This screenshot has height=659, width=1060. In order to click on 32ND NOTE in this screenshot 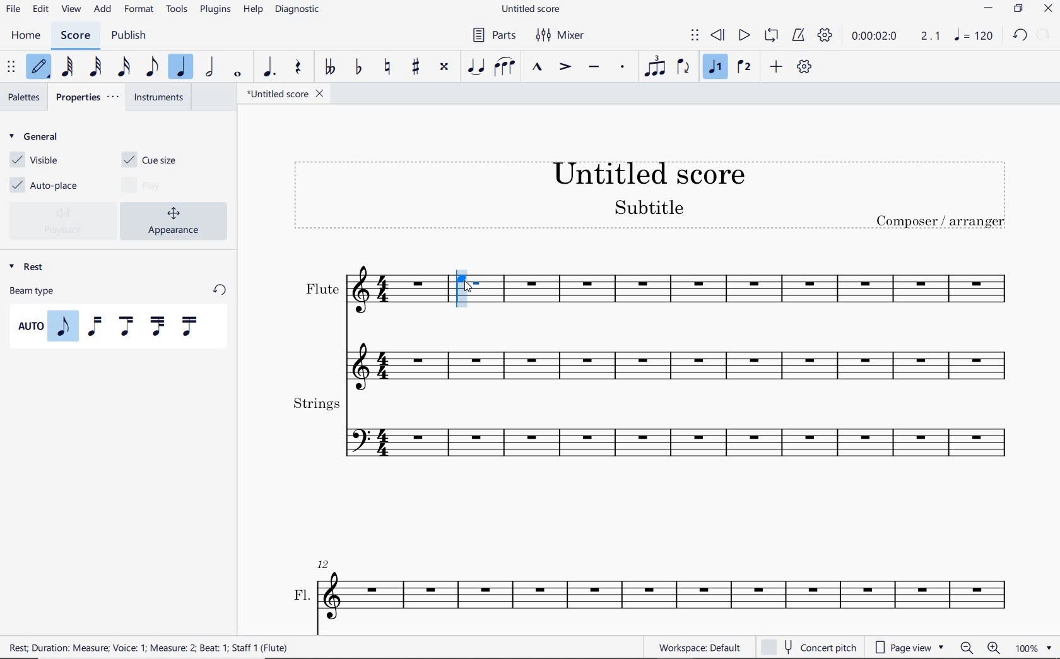, I will do `click(95, 68)`.